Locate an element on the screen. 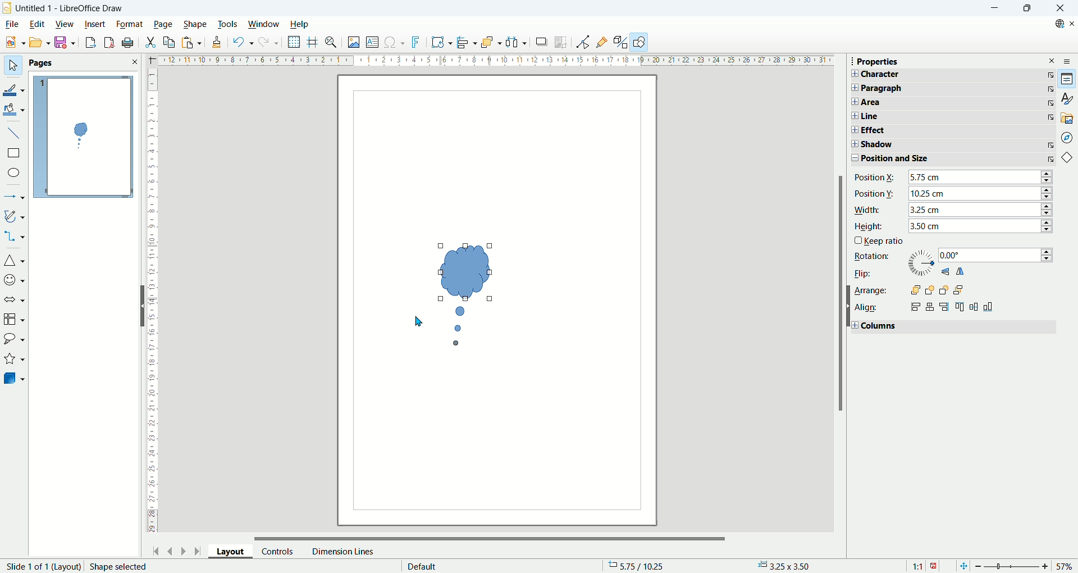 The height and width of the screenshot is (573, 1078). crop image is located at coordinates (561, 41).